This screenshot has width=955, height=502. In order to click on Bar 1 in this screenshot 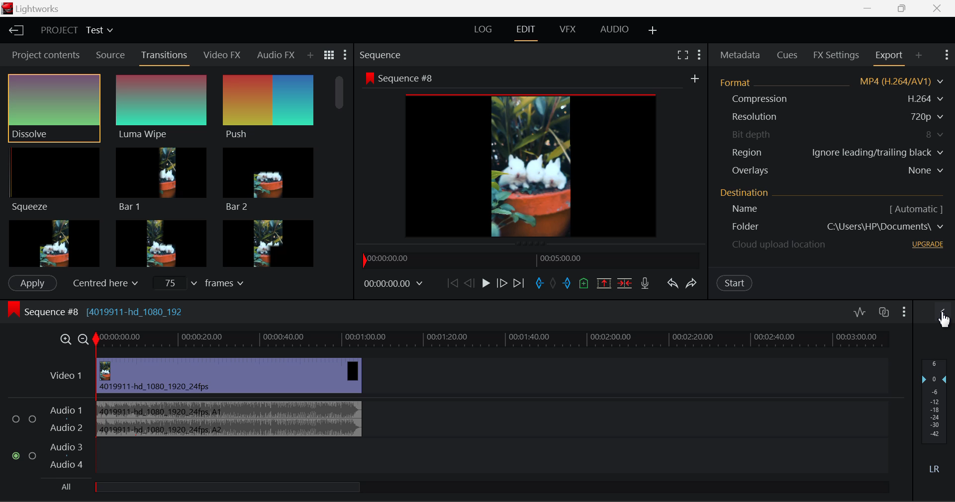, I will do `click(162, 179)`.